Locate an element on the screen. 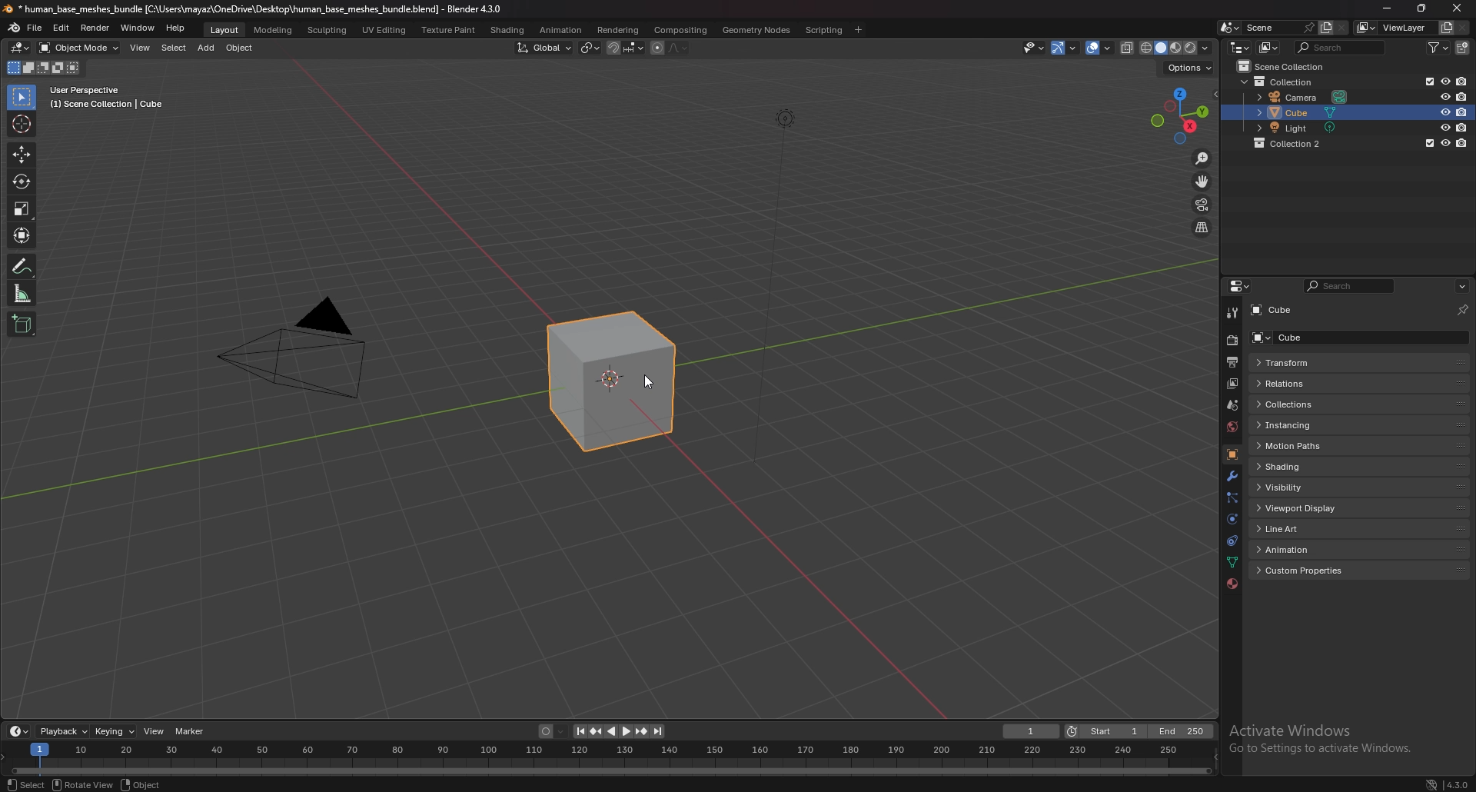 The image size is (1476, 792). anination is located at coordinates (560, 29).